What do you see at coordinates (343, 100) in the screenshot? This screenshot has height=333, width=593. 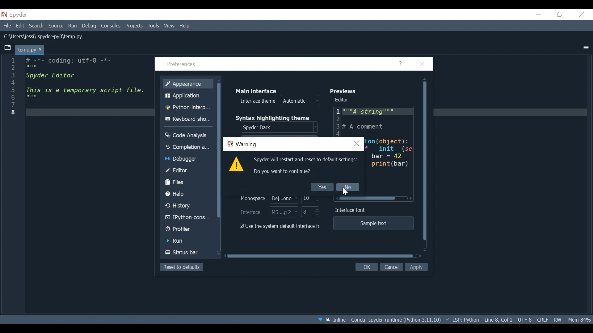 I see `Editor` at bounding box center [343, 100].